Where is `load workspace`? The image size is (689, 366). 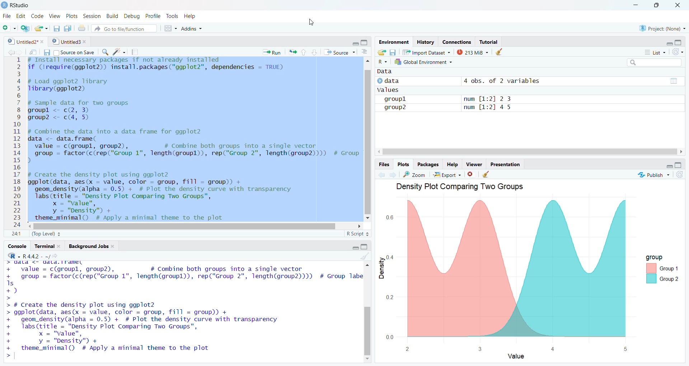
load workspace is located at coordinates (382, 52).